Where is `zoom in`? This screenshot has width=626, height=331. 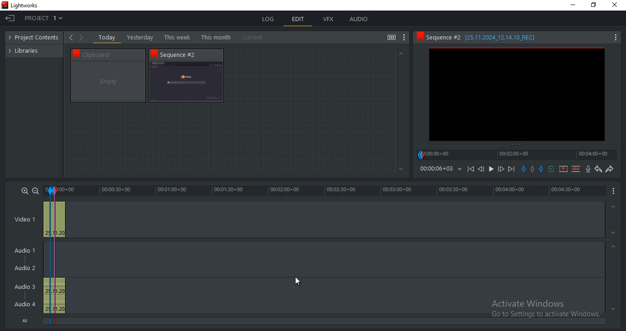
zoom in is located at coordinates (25, 190).